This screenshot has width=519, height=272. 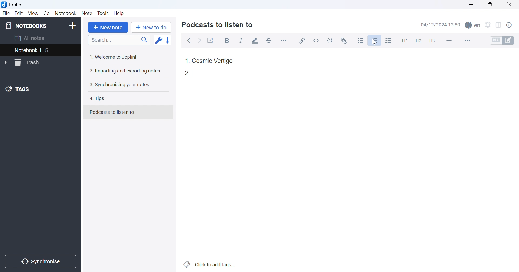 What do you see at coordinates (345, 40) in the screenshot?
I see `Attach file` at bounding box center [345, 40].